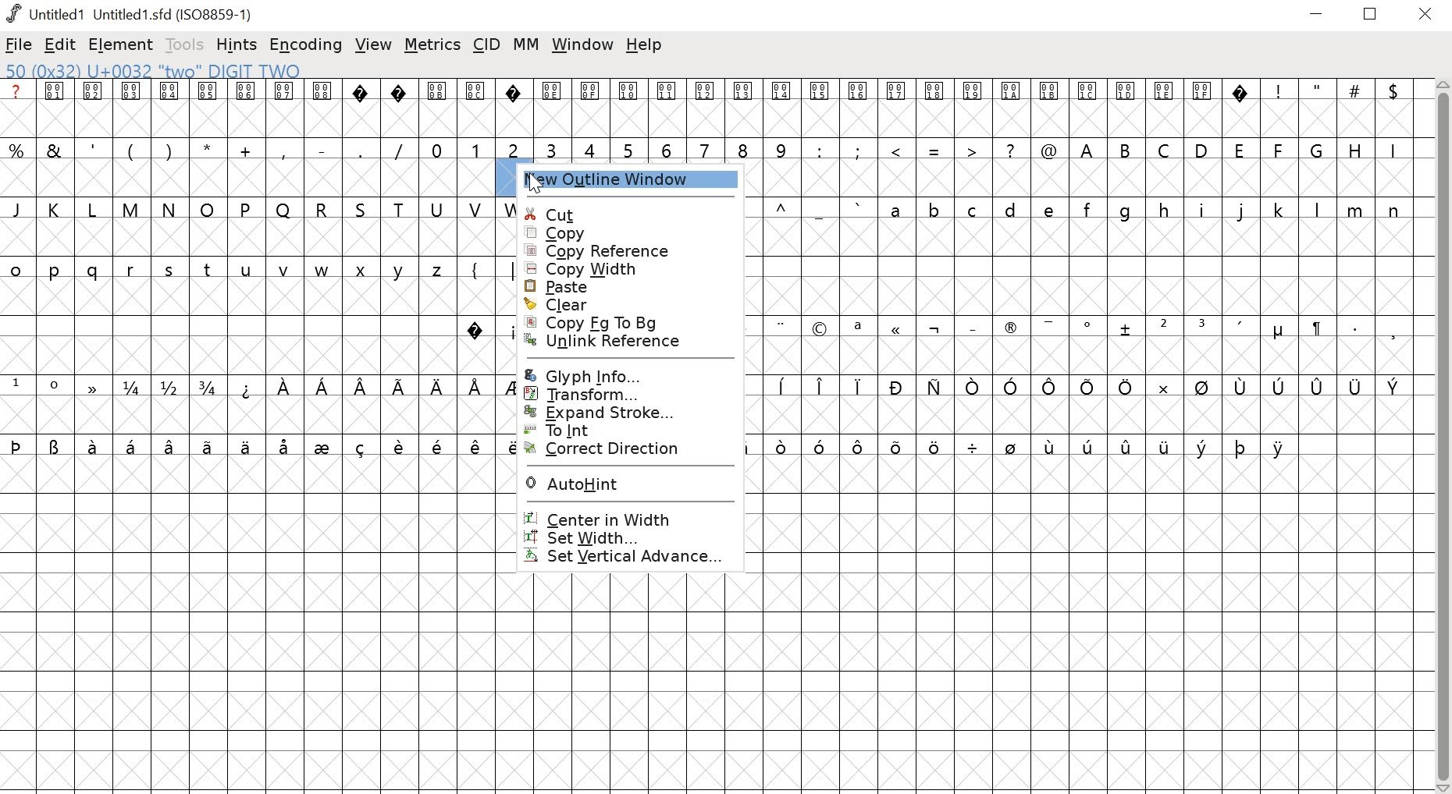 The image size is (1452, 794). I want to click on copy, so click(629, 234).